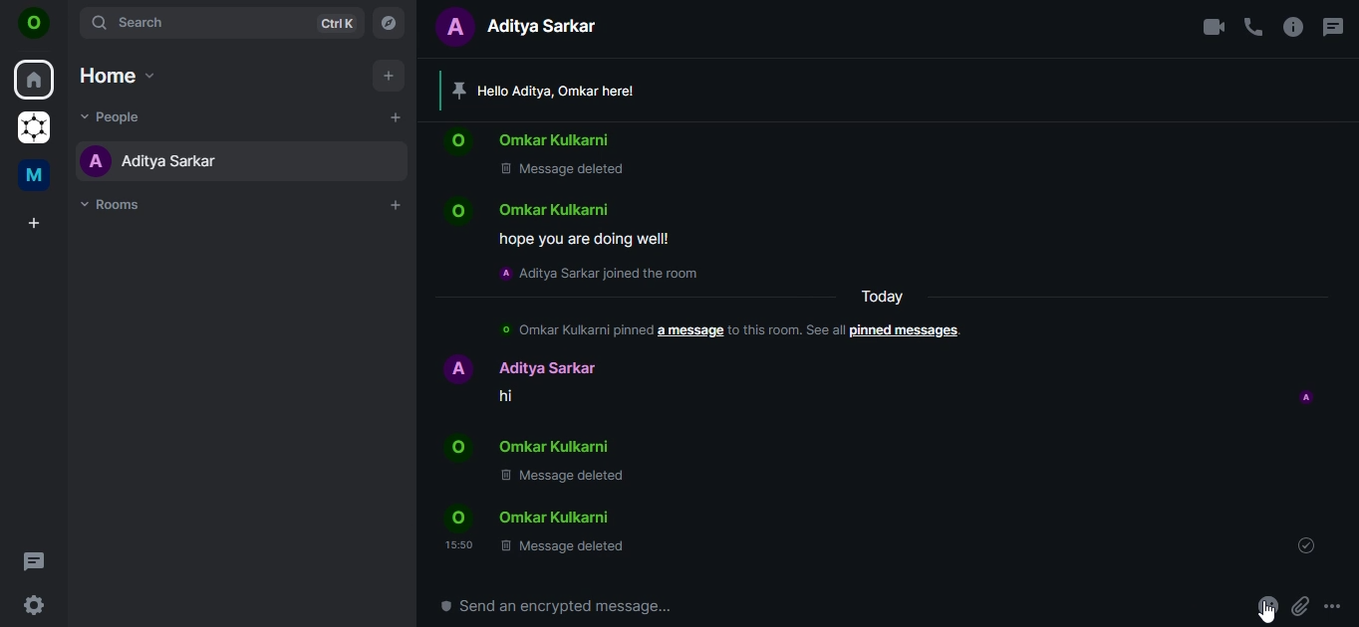 The image size is (1359, 627). I want to click on search, so click(221, 23).